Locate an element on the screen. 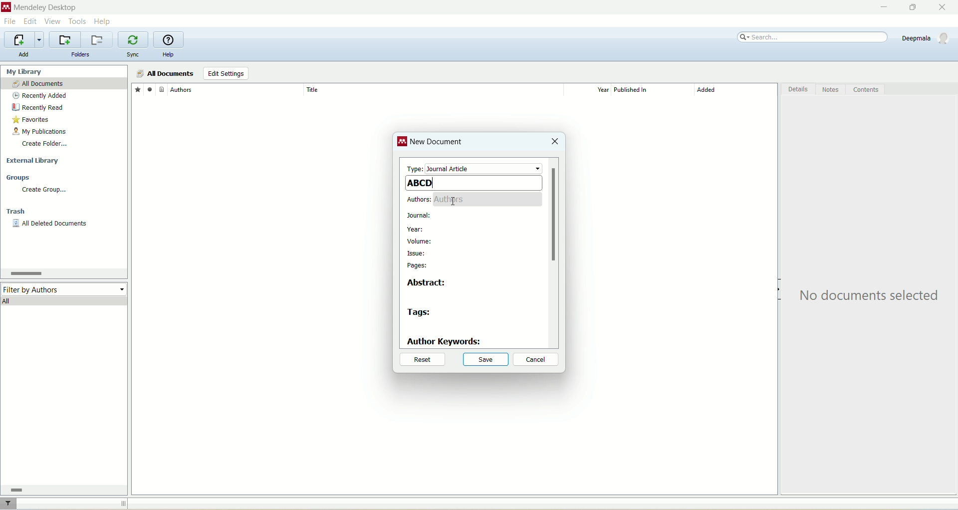  journal is located at coordinates (420, 216).